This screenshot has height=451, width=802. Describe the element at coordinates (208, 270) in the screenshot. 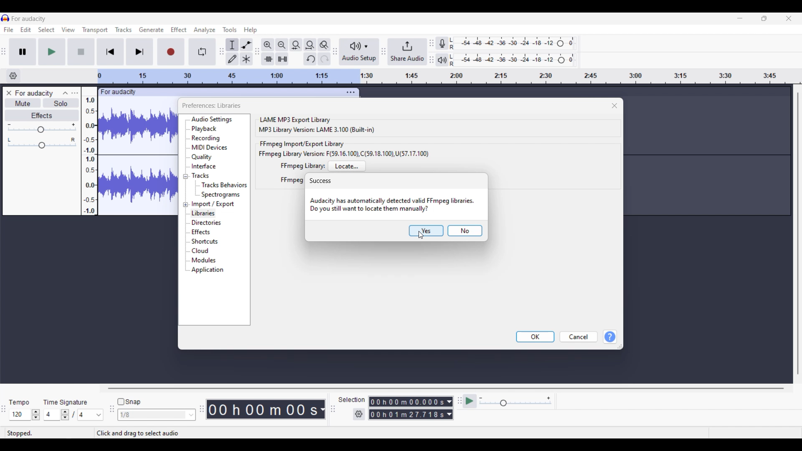

I see `Application` at that location.